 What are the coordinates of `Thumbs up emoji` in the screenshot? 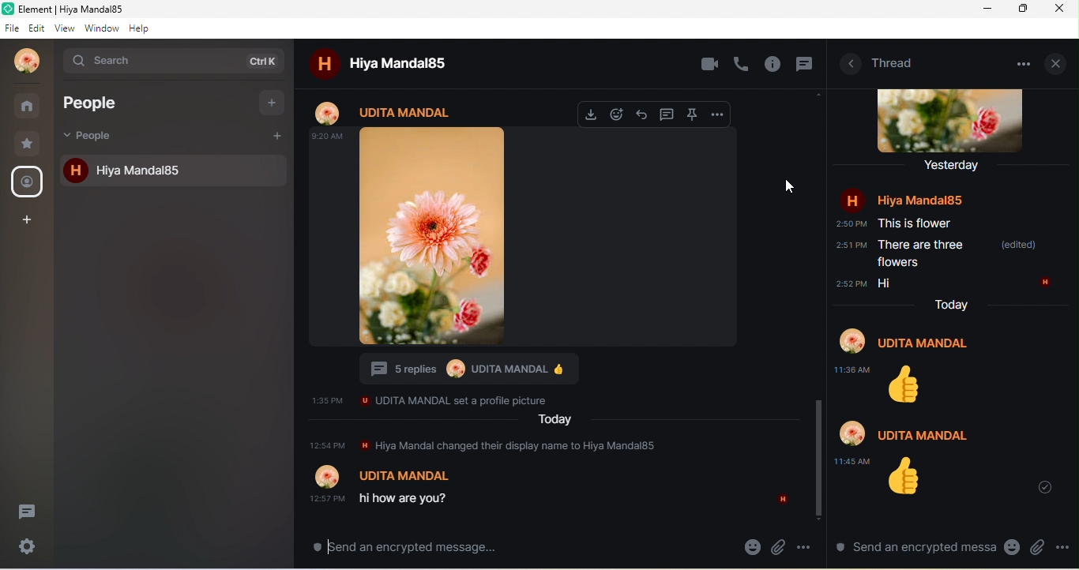 It's located at (908, 385).